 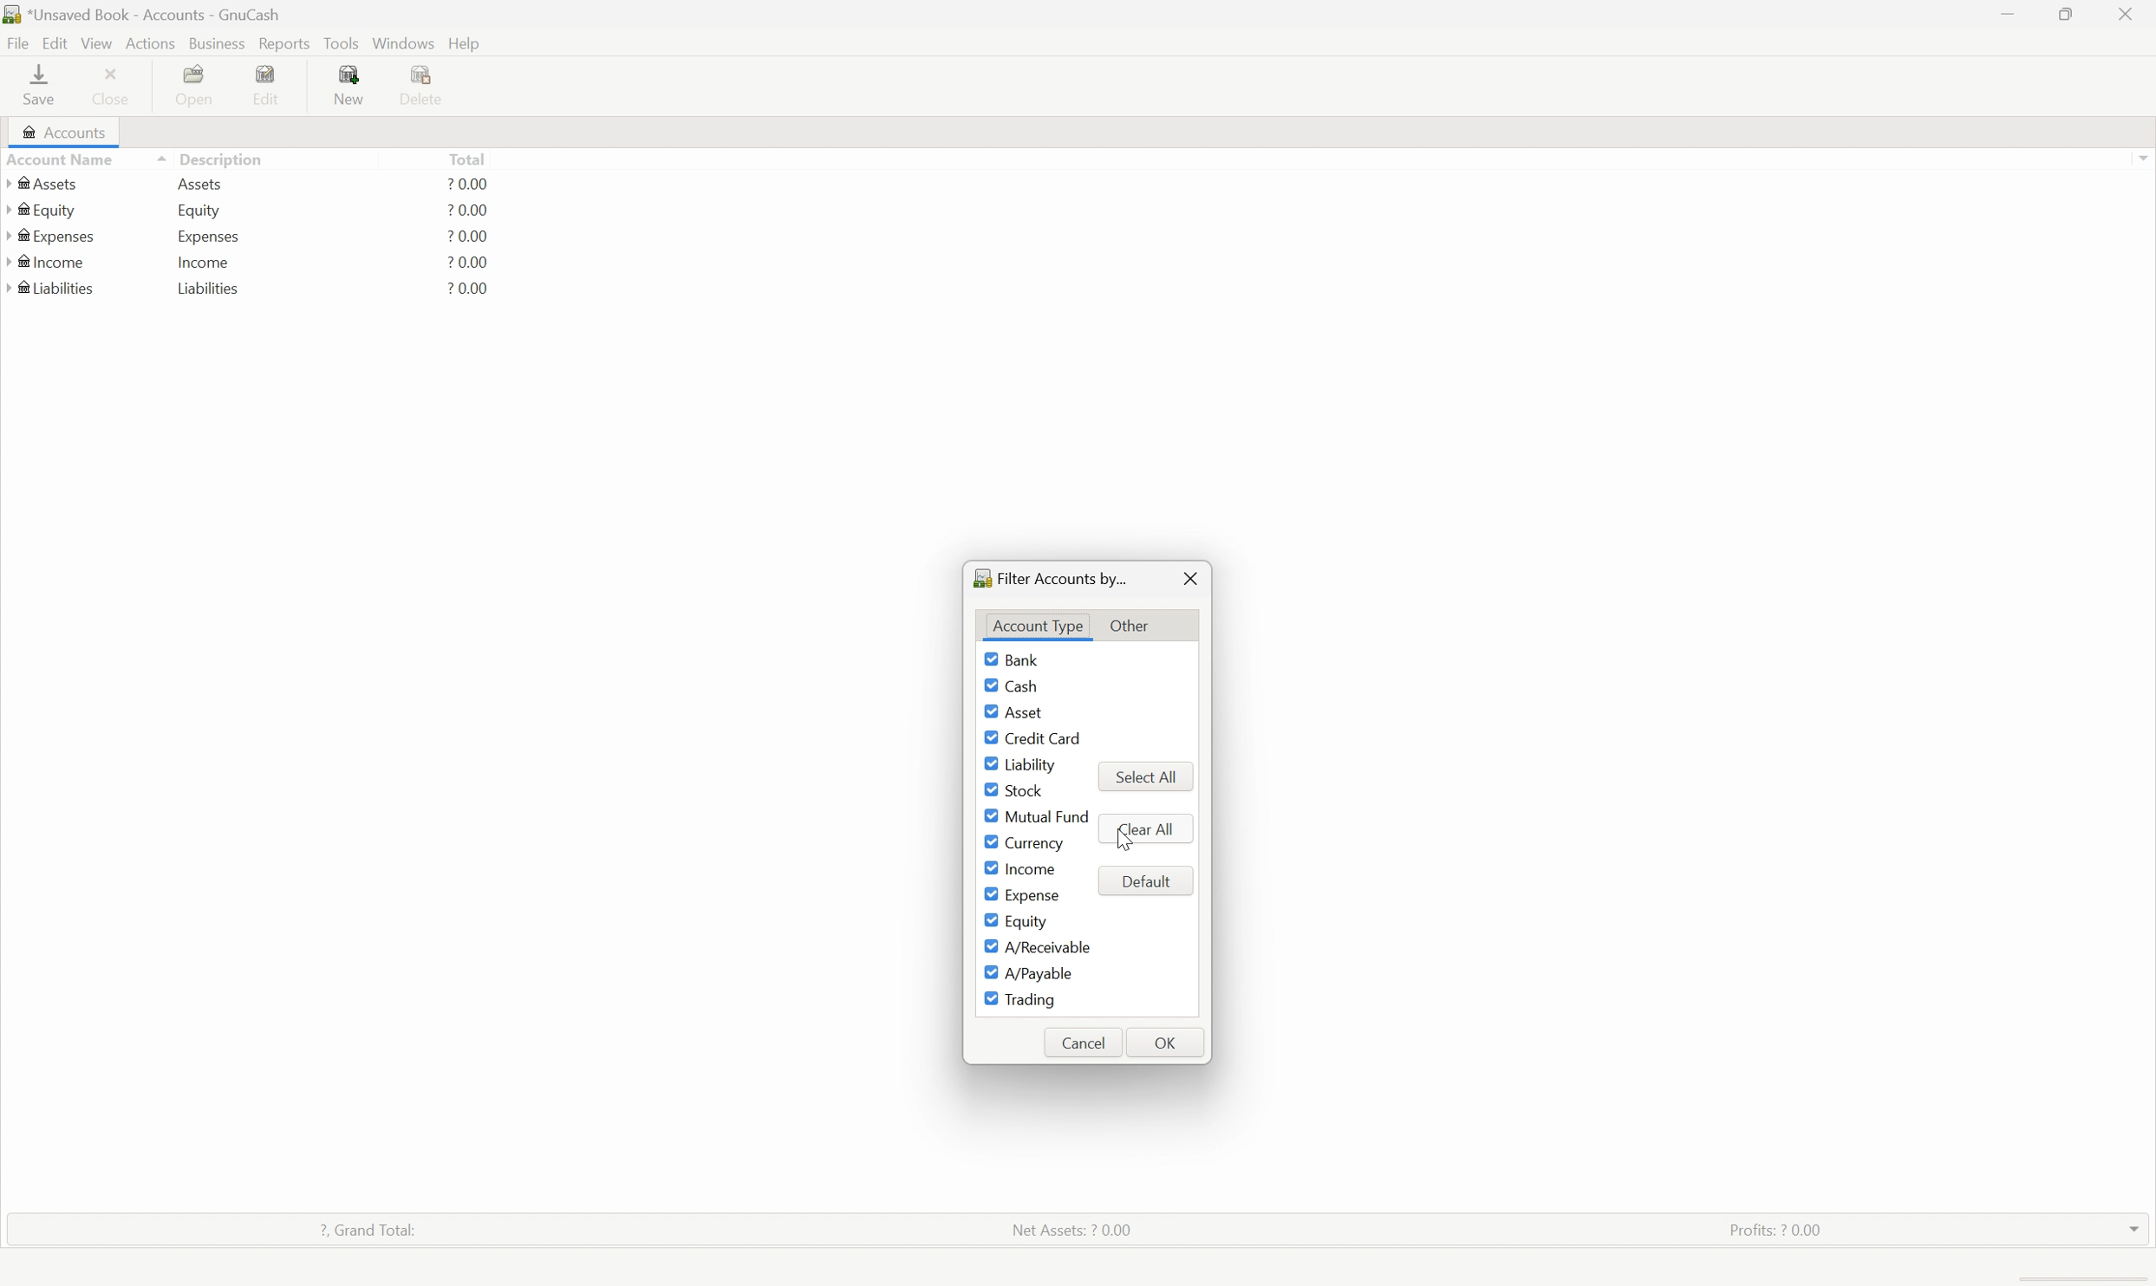 What do you see at coordinates (985, 920) in the screenshot?
I see `Checkbox` at bounding box center [985, 920].